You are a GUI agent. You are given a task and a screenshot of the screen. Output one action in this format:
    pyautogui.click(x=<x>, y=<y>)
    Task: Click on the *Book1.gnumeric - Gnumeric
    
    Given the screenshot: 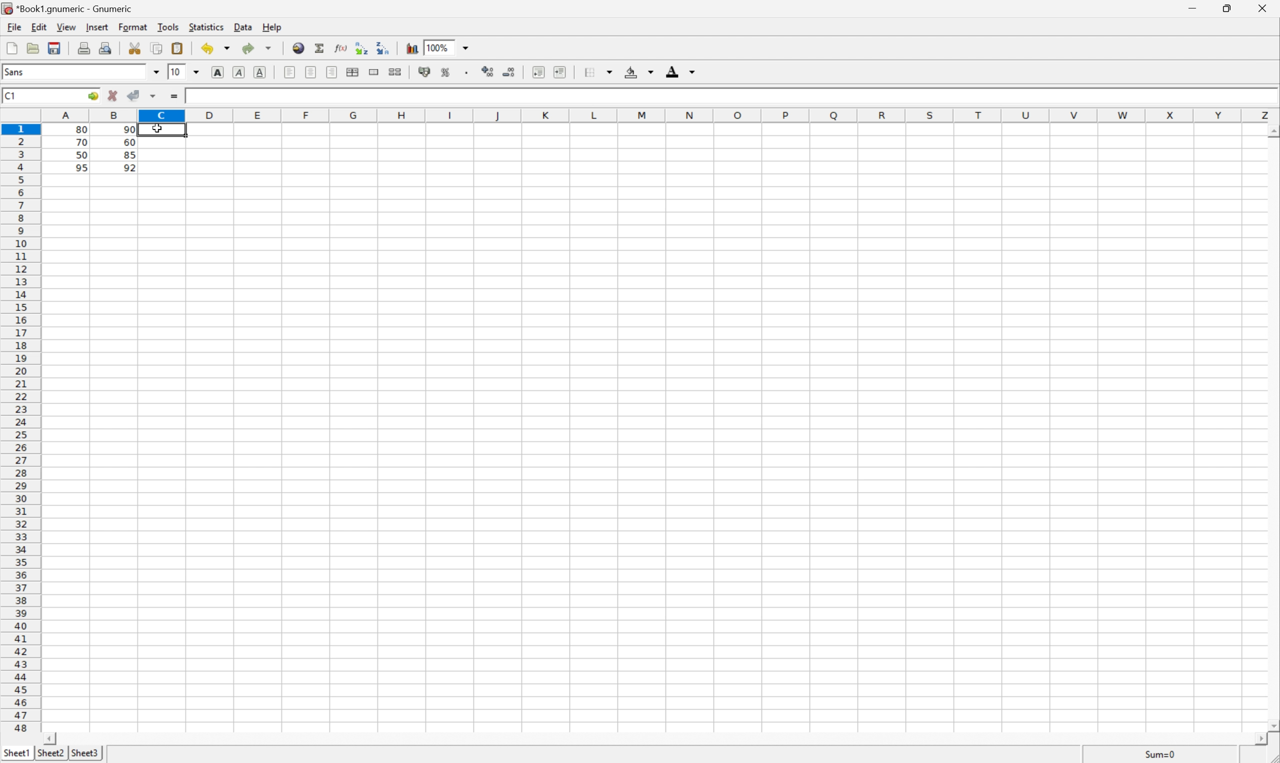 What is the action you would take?
    pyautogui.click(x=66, y=8)
    